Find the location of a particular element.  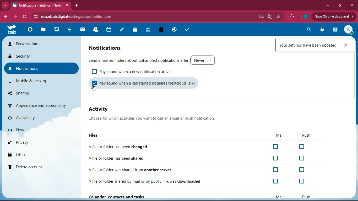

update is located at coordinates (334, 16).